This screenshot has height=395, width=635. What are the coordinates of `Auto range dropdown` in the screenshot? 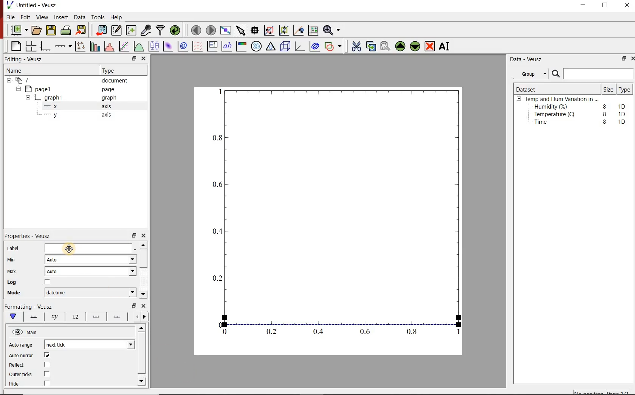 It's located at (119, 344).